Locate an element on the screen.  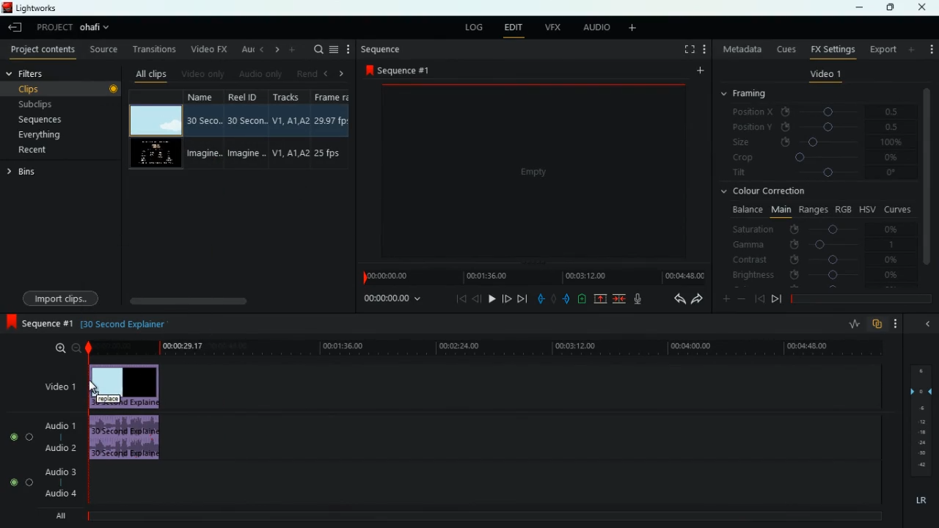
all clips is located at coordinates (149, 74).